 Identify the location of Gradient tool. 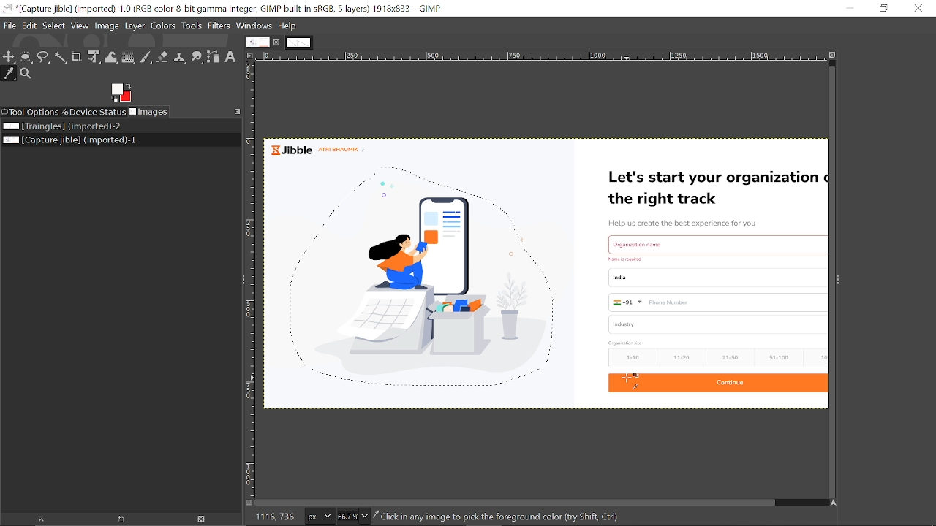
(129, 57).